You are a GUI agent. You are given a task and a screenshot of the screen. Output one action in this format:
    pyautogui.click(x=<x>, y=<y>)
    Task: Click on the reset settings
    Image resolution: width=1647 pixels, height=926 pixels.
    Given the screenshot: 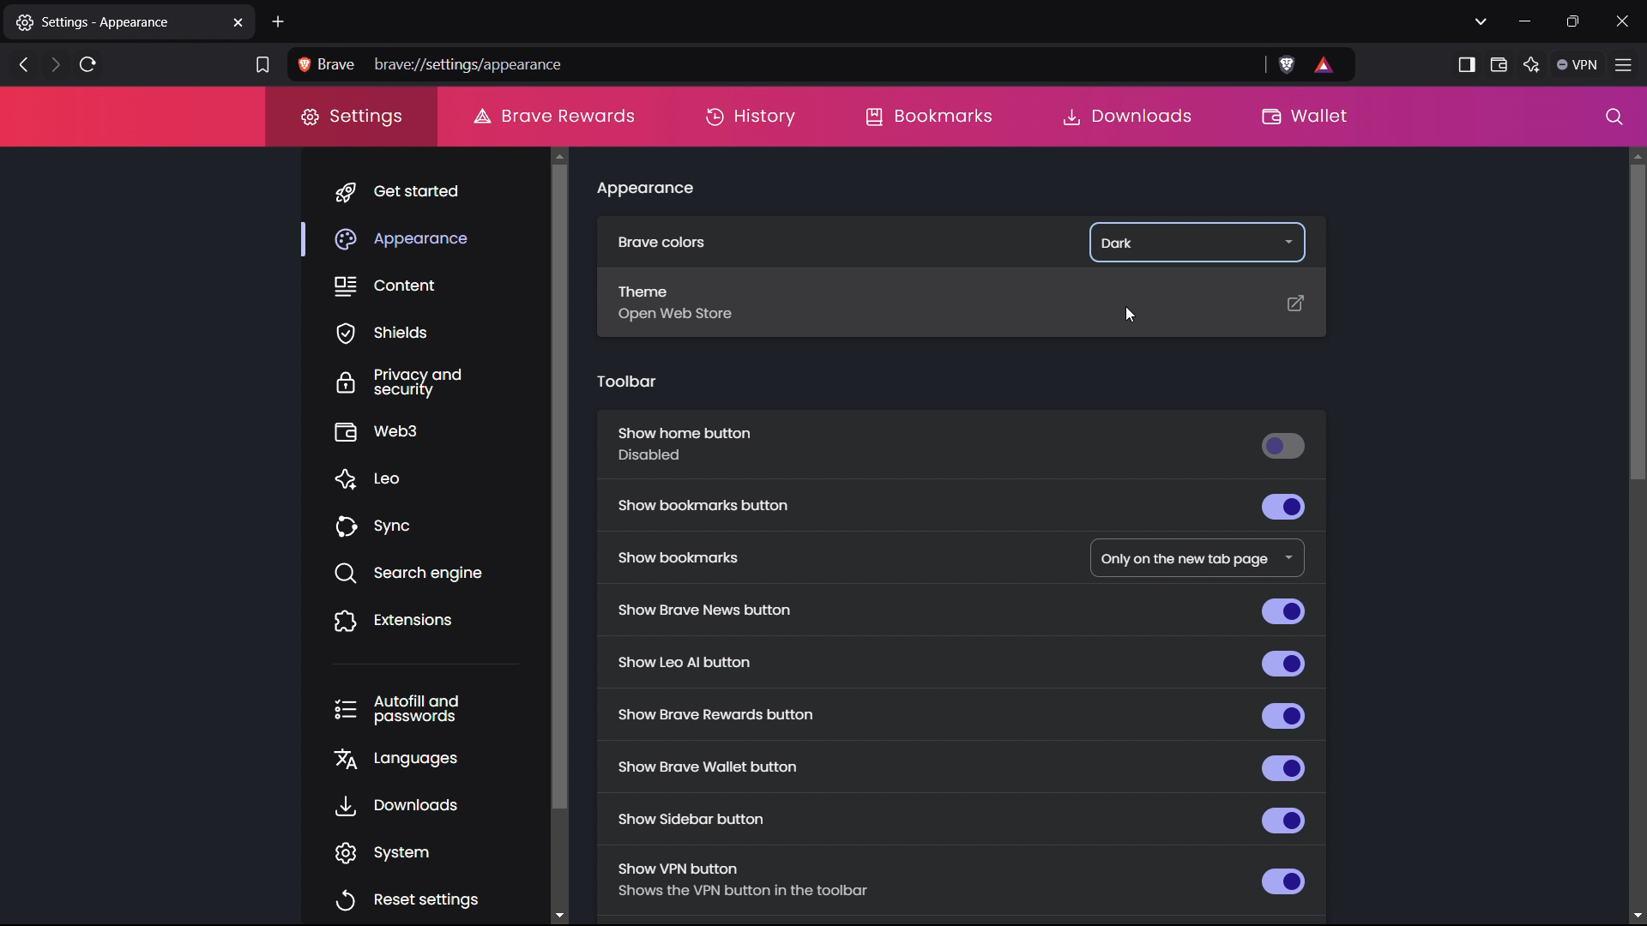 What is the action you would take?
    pyautogui.click(x=431, y=896)
    